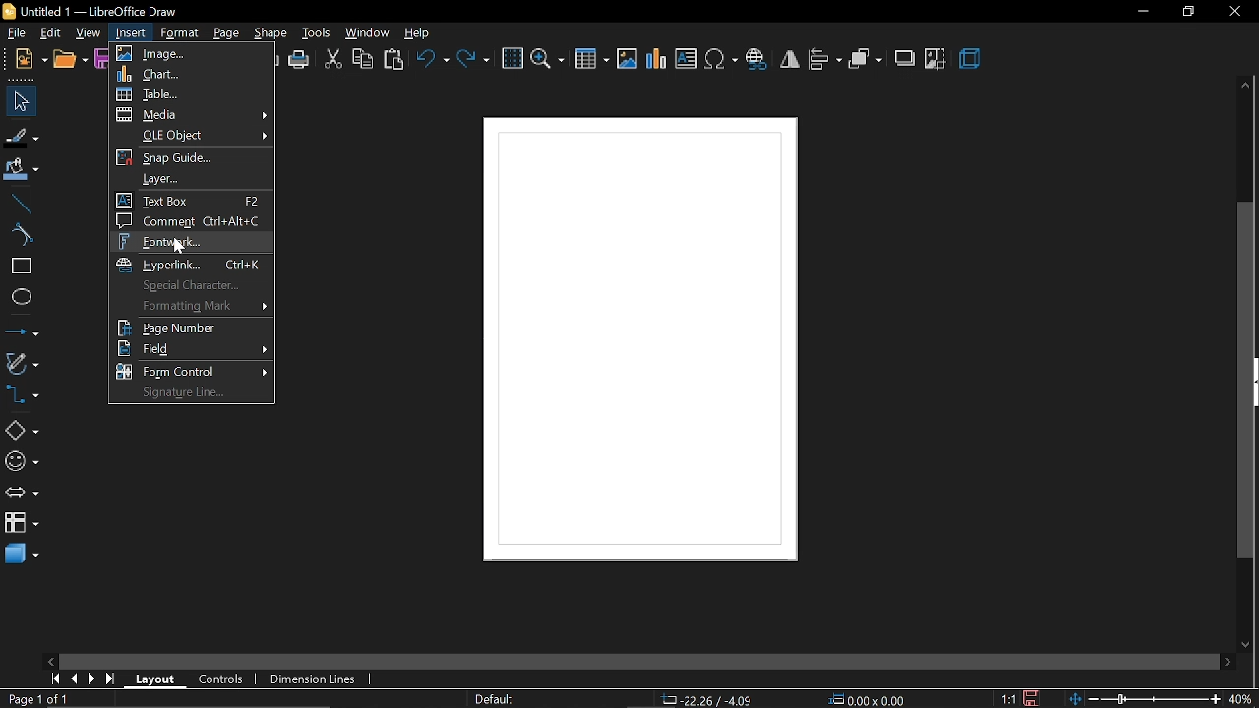  Describe the element at coordinates (226, 32) in the screenshot. I see `page` at that location.